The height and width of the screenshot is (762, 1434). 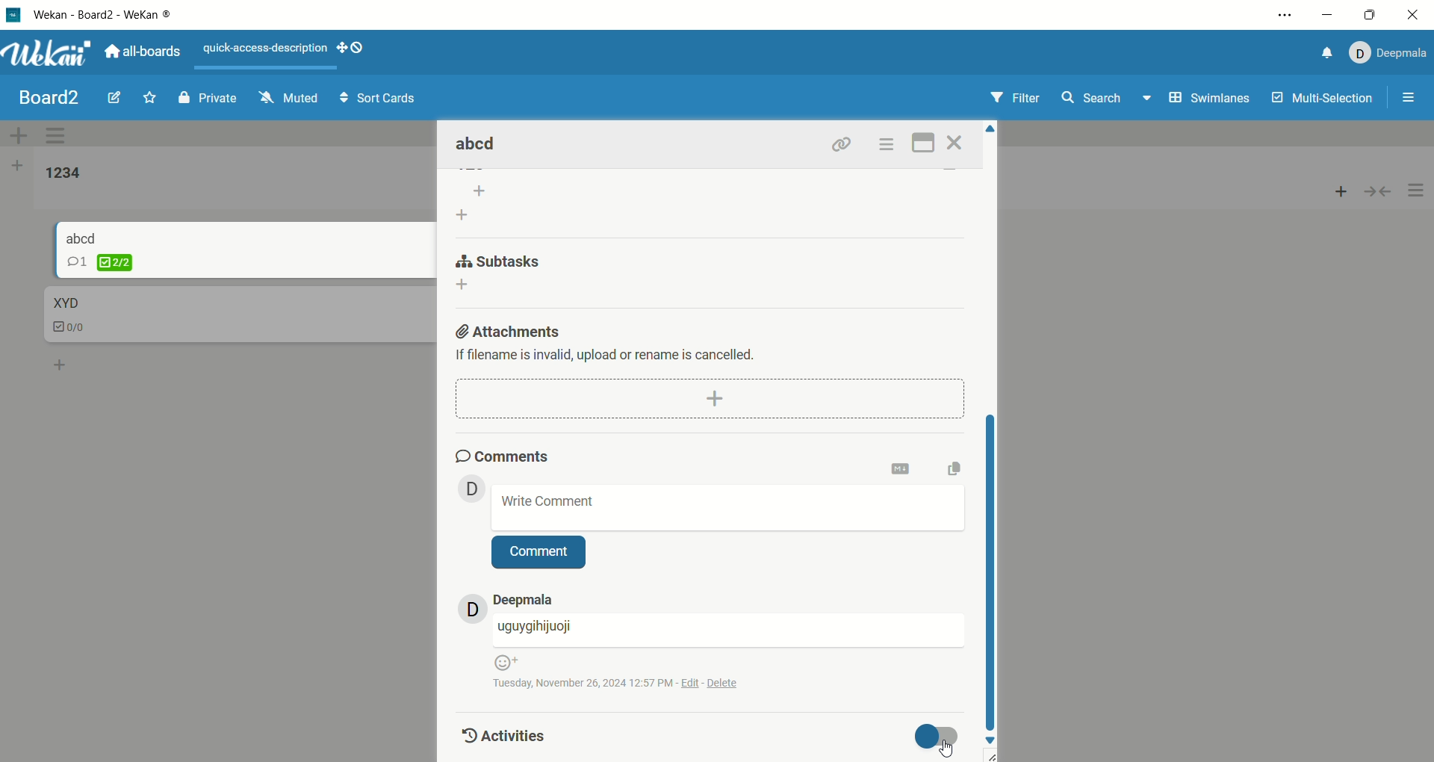 What do you see at coordinates (353, 47) in the screenshot?
I see `show-desktop-drag-handles` at bounding box center [353, 47].